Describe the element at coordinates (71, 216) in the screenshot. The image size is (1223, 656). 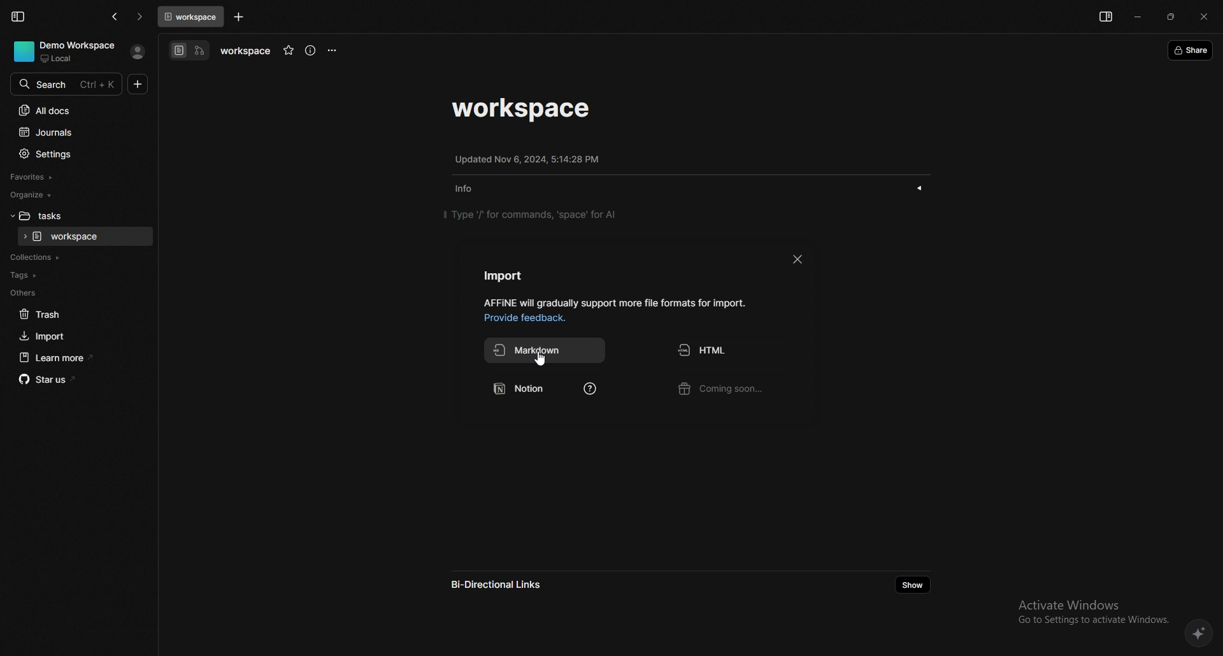
I see `folder` at that location.